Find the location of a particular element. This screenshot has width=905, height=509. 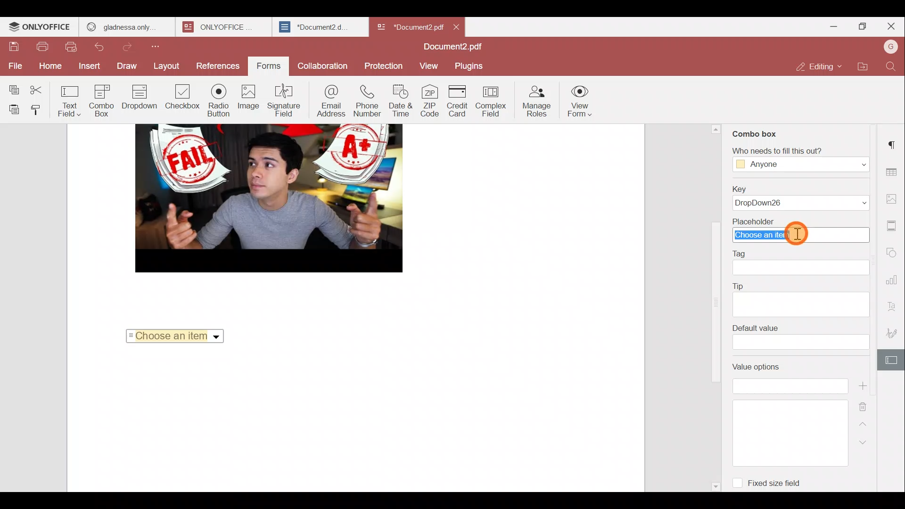

Print file is located at coordinates (42, 48).